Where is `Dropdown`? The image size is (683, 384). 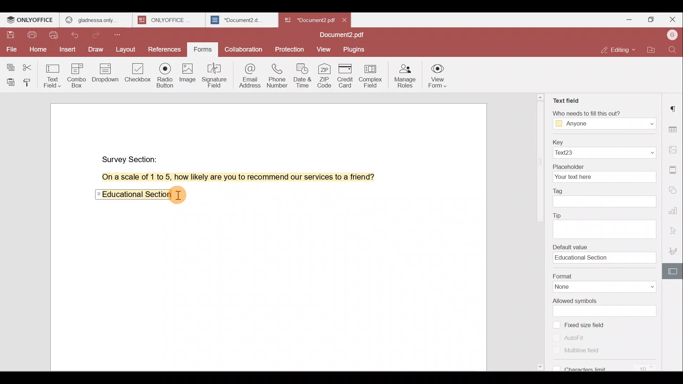
Dropdown is located at coordinates (106, 73).